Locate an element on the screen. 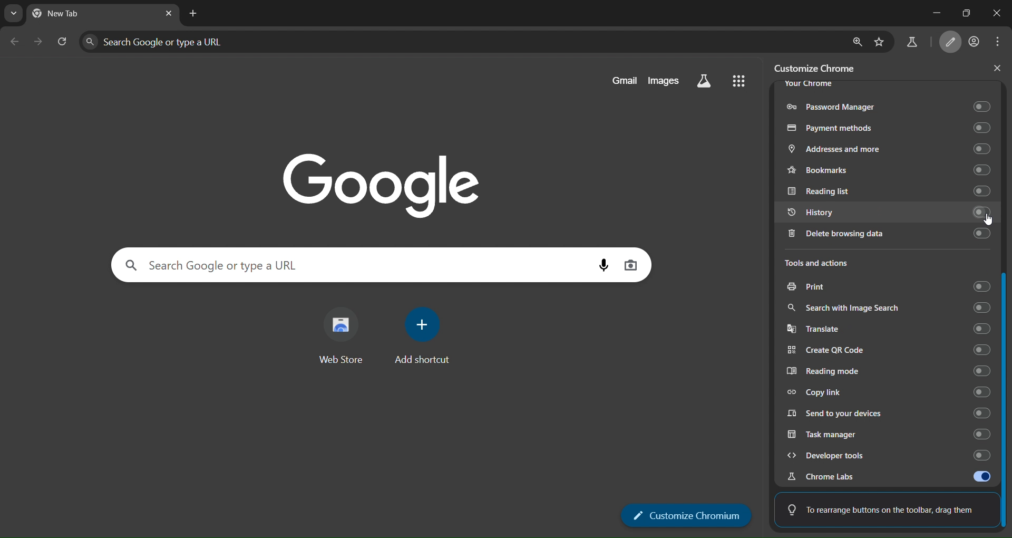 The height and width of the screenshot is (538, 1012). close is located at coordinates (992, 14).